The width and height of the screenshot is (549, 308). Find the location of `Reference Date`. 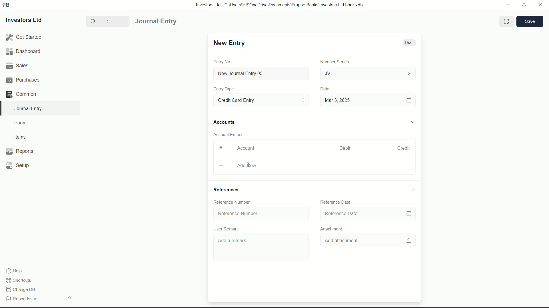

Reference Date is located at coordinates (335, 202).